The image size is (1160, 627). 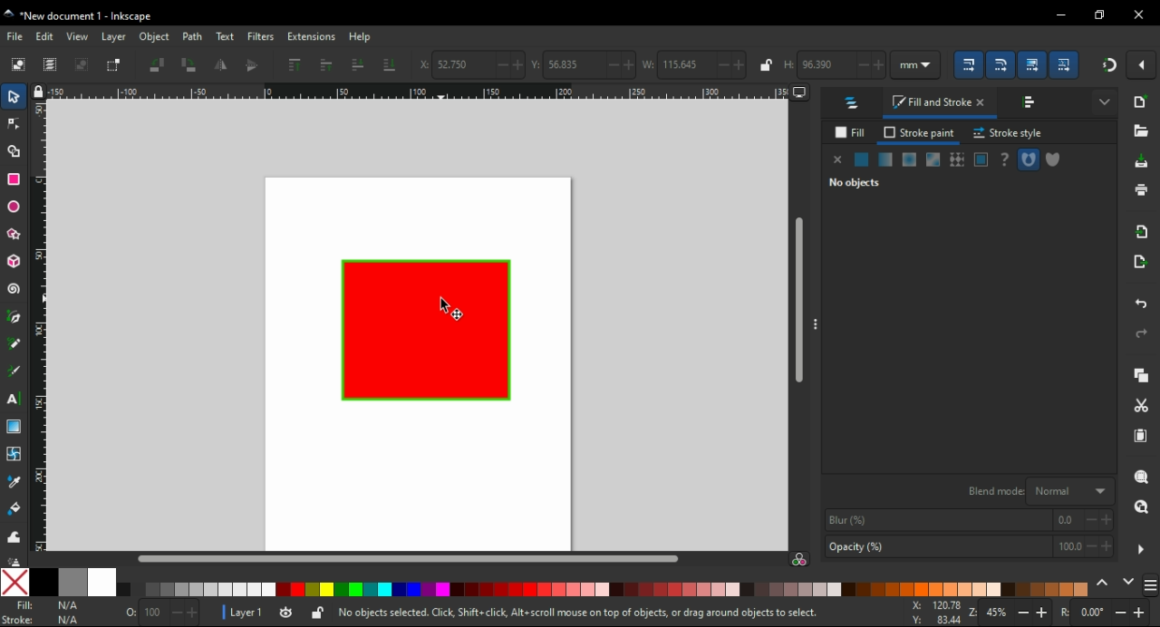 What do you see at coordinates (1142, 304) in the screenshot?
I see `undo` at bounding box center [1142, 304].